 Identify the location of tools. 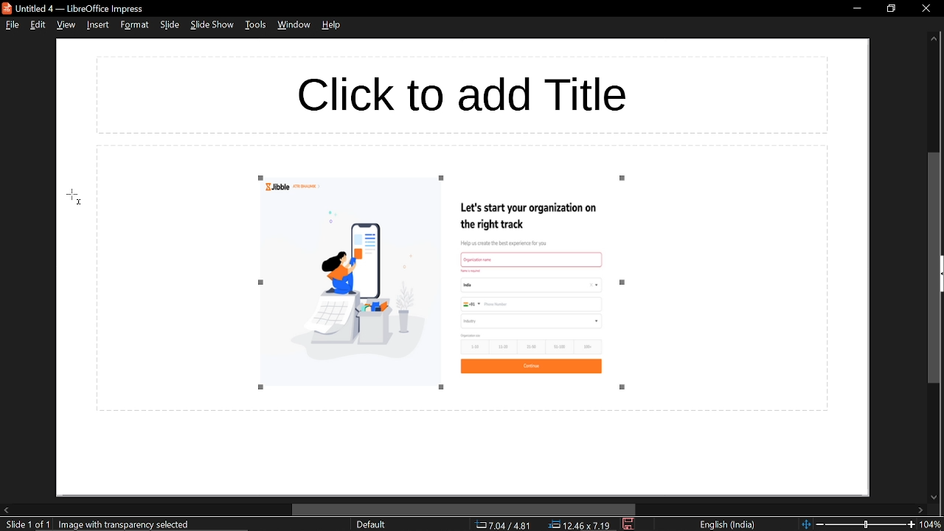
(254, 27).